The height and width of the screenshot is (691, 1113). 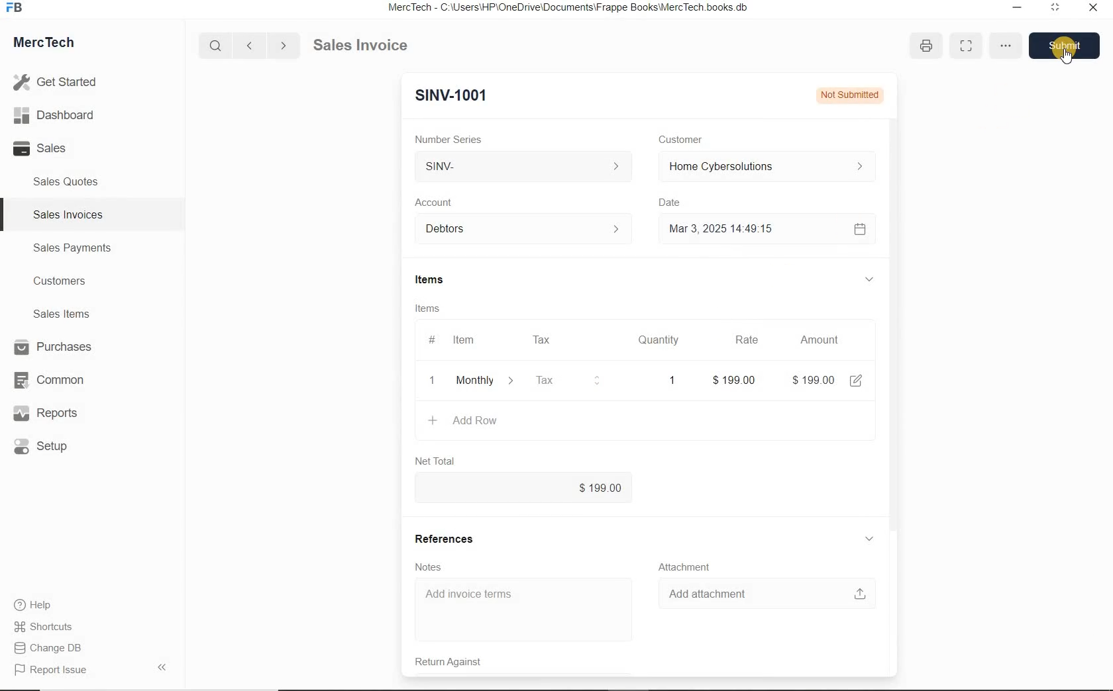 What do you see at coordinates (437, 203) in the screenshot?
I see `Account` at bounding box center [437, 203].